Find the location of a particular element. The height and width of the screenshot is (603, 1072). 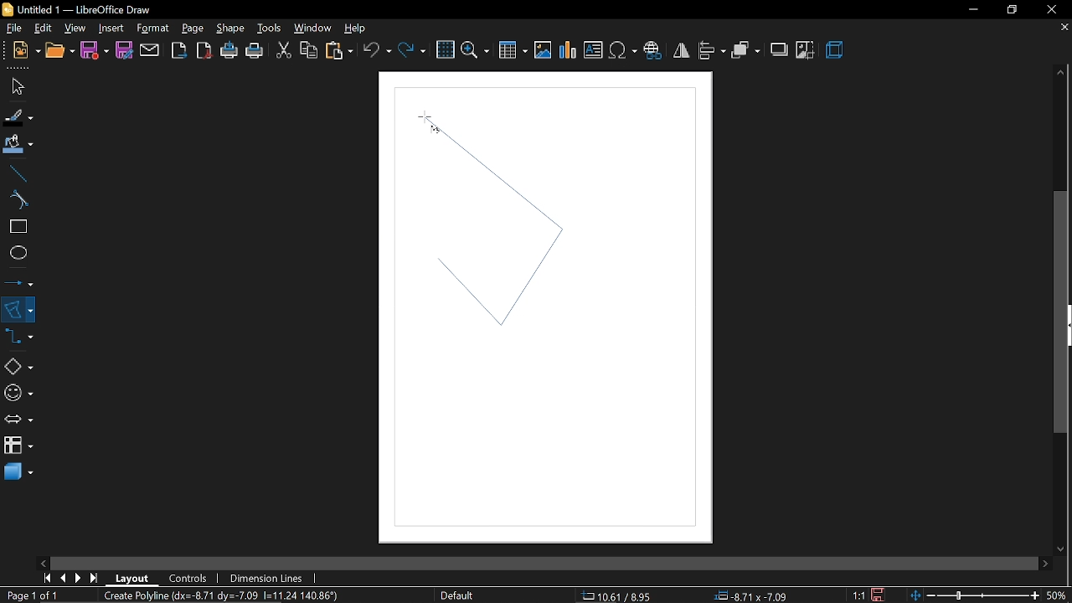

save is located at coordinates (95, 50).